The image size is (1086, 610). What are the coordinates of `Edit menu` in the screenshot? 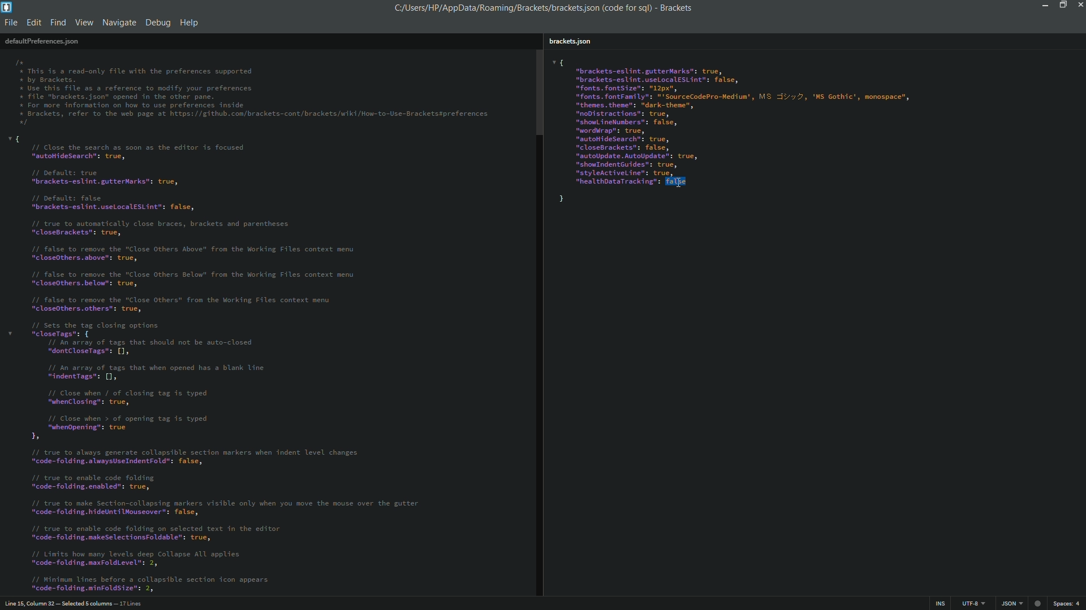 It's located at (33, 24).